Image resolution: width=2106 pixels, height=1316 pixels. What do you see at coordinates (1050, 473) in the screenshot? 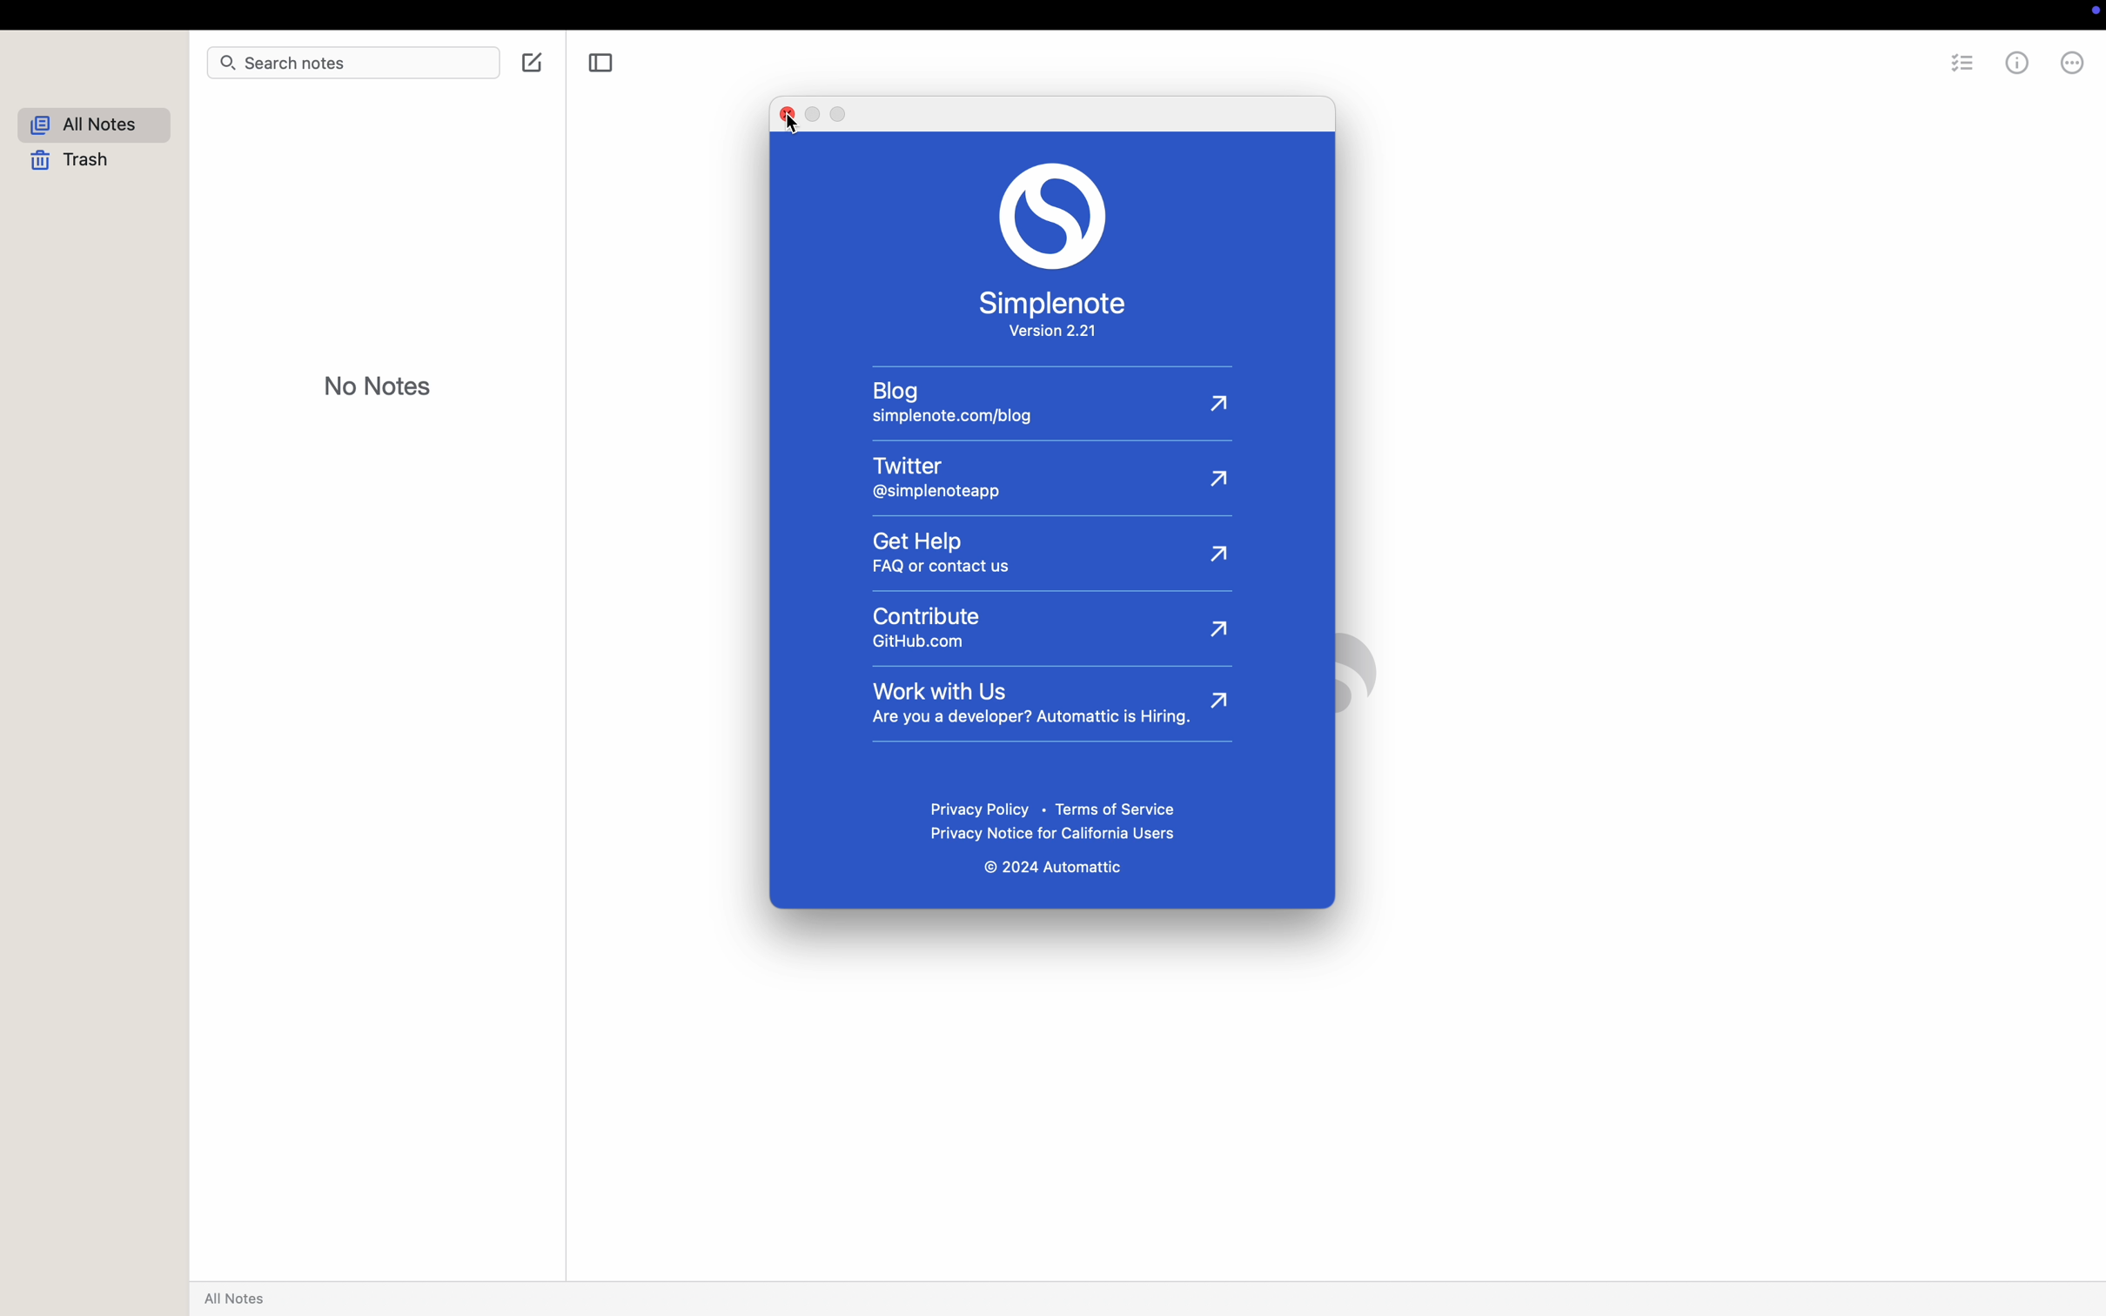
I see `twitter` at bounding box center [1050, 473].